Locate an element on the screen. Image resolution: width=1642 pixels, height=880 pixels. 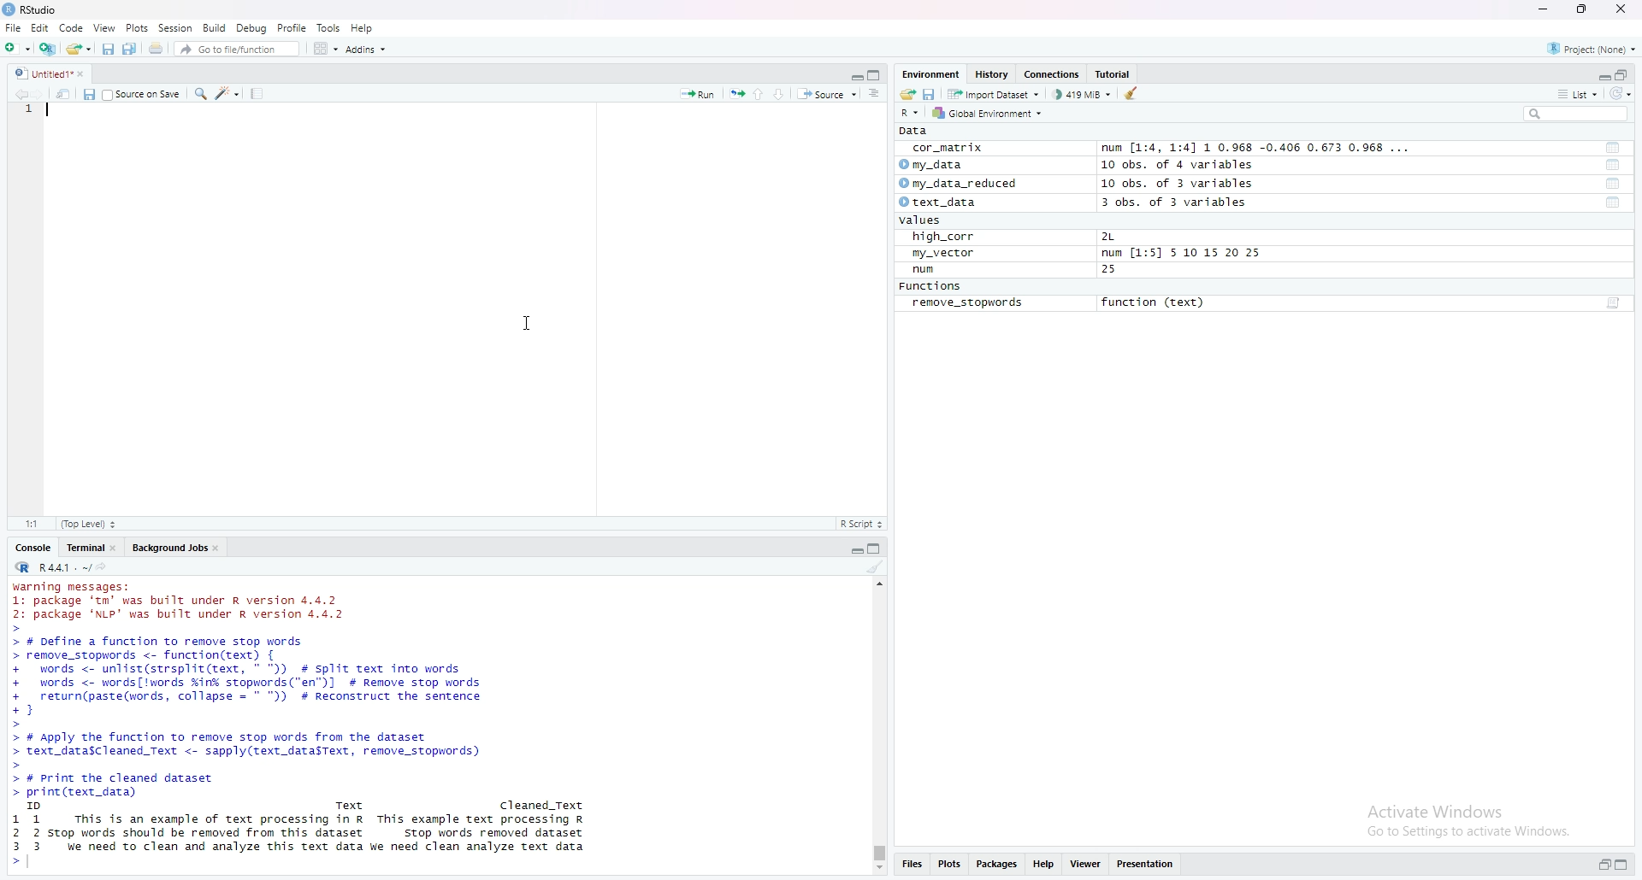
minimize is located at coordinates (851, 550).